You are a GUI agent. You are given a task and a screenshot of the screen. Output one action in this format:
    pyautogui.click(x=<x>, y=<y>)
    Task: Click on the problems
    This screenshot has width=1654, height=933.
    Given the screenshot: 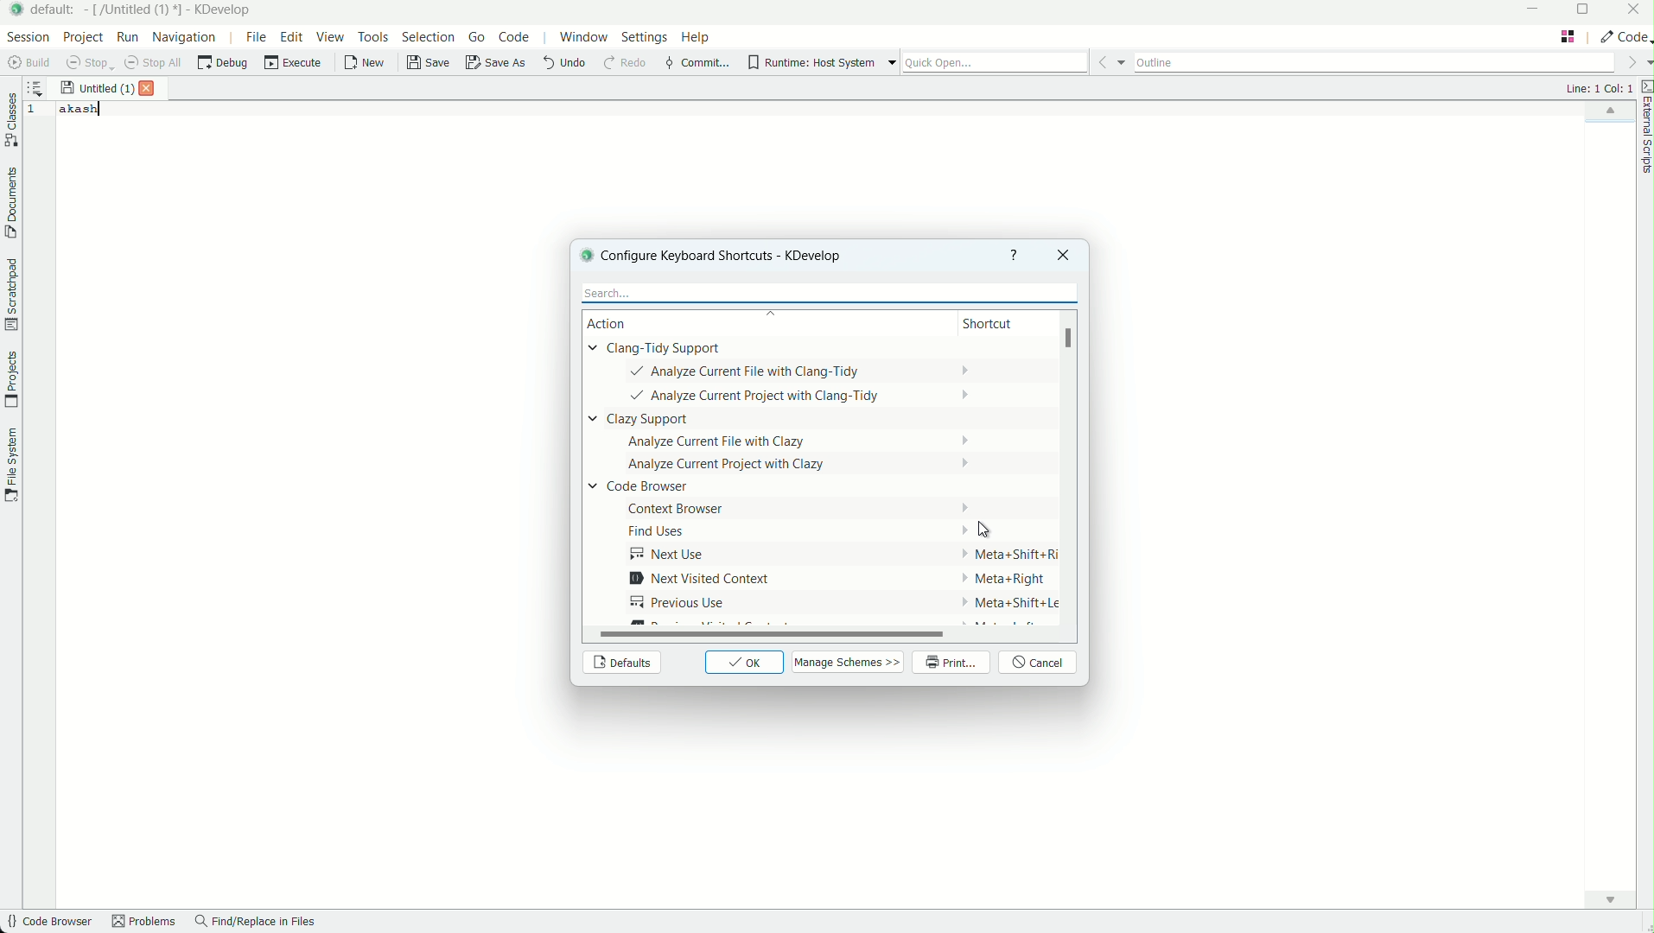 What is the action you would take?
    pyautogui.click(x=144, y=923)
    